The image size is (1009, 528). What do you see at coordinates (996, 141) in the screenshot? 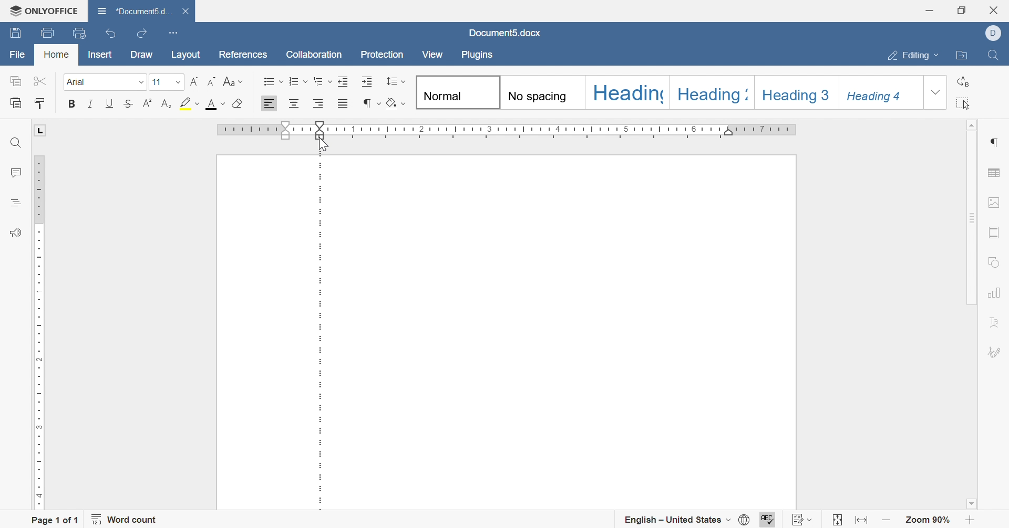
I see `paragraph settings` at bounding box center [996, 141].